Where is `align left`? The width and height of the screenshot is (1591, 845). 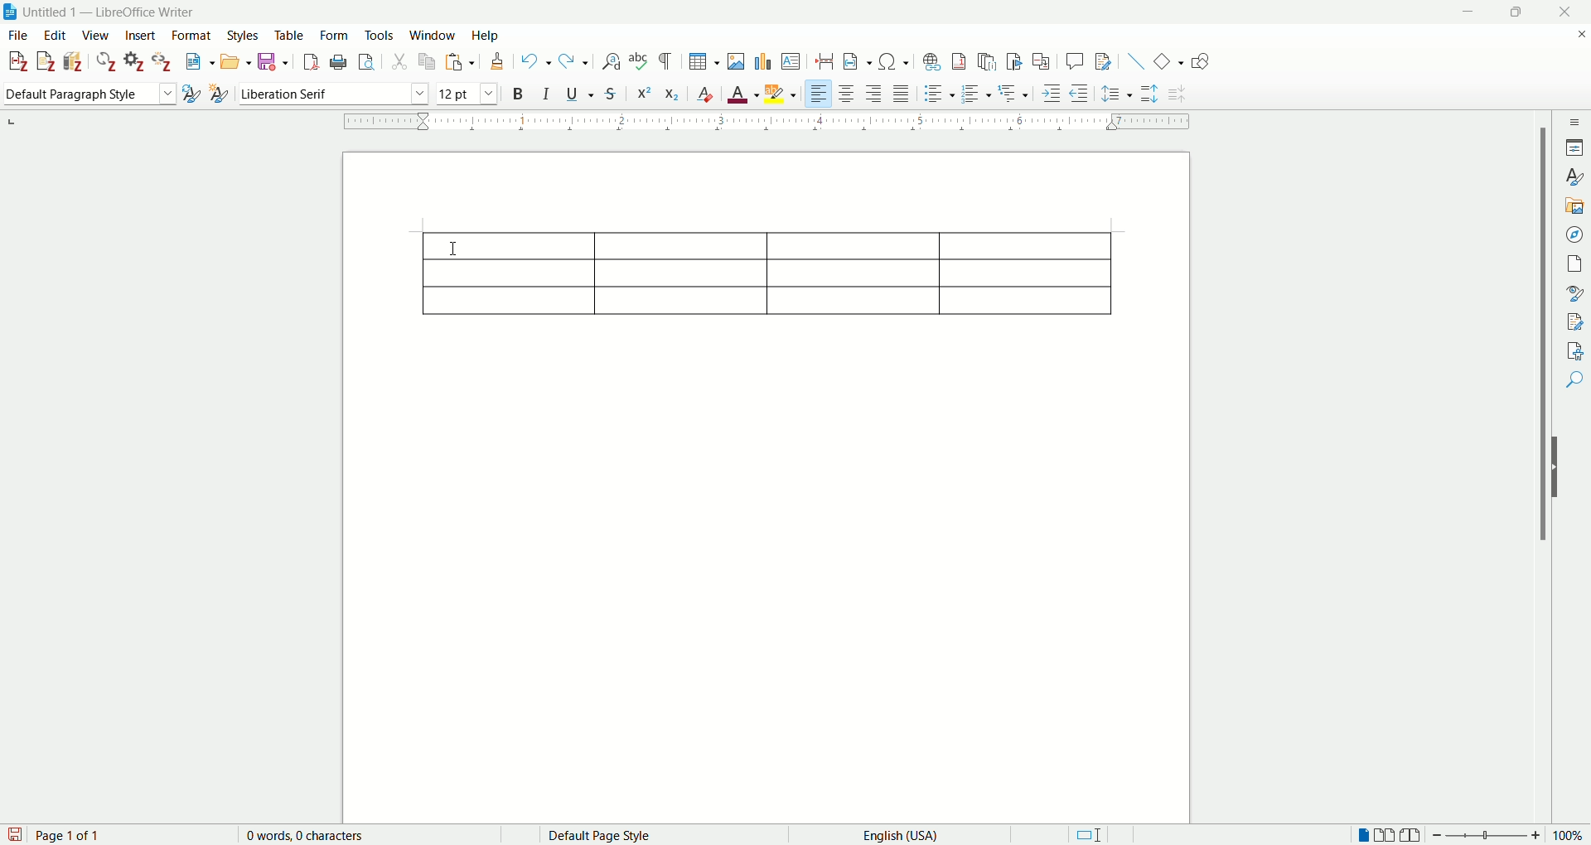 align left is located at coordinates (816, 93).